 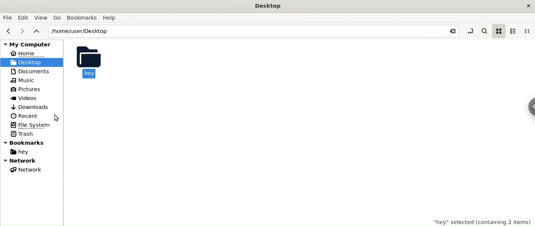 What do you see at coordinates (499, 31) in the screenshot?
I see `icon view` at bounding box center [499, 31].